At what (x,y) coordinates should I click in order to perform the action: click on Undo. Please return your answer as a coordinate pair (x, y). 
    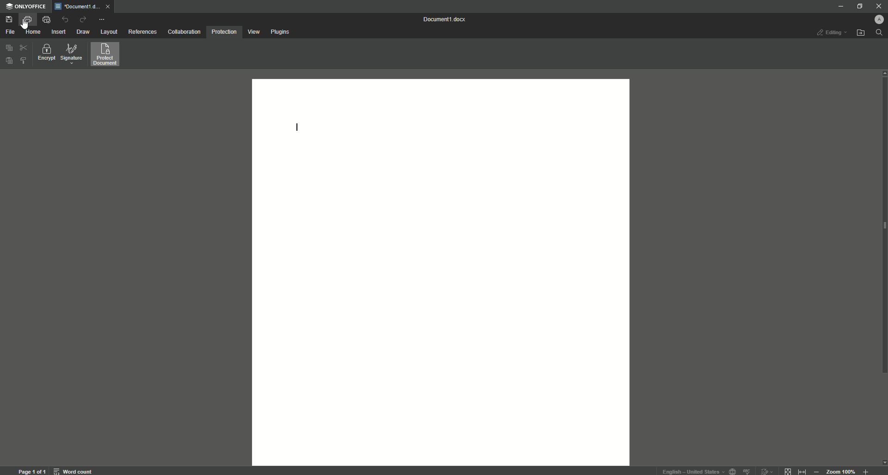
    Looking at the image, I should click on (66, 19).